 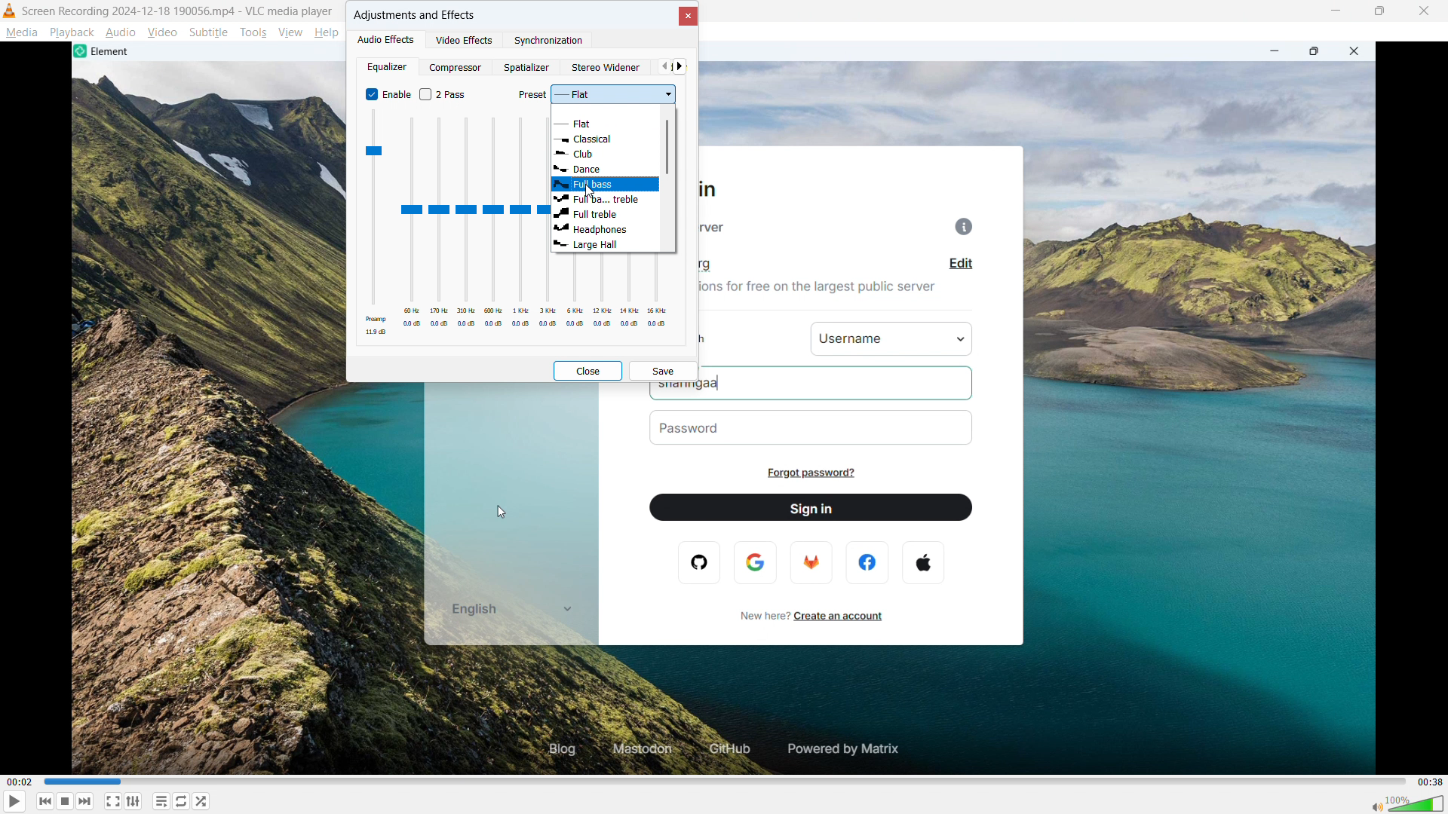 I want to click on Stop playback , so click(x=73, y=800).